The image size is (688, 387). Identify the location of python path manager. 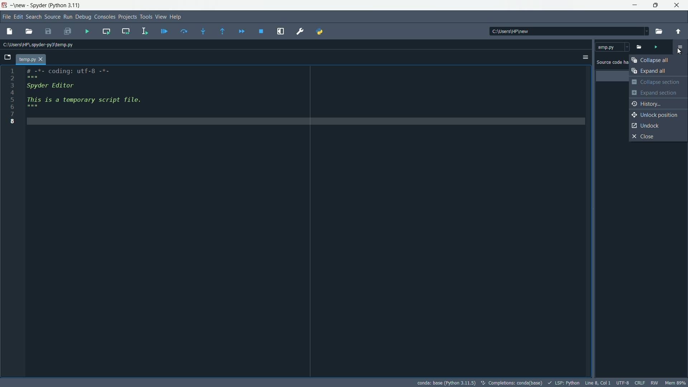
(319, 32).